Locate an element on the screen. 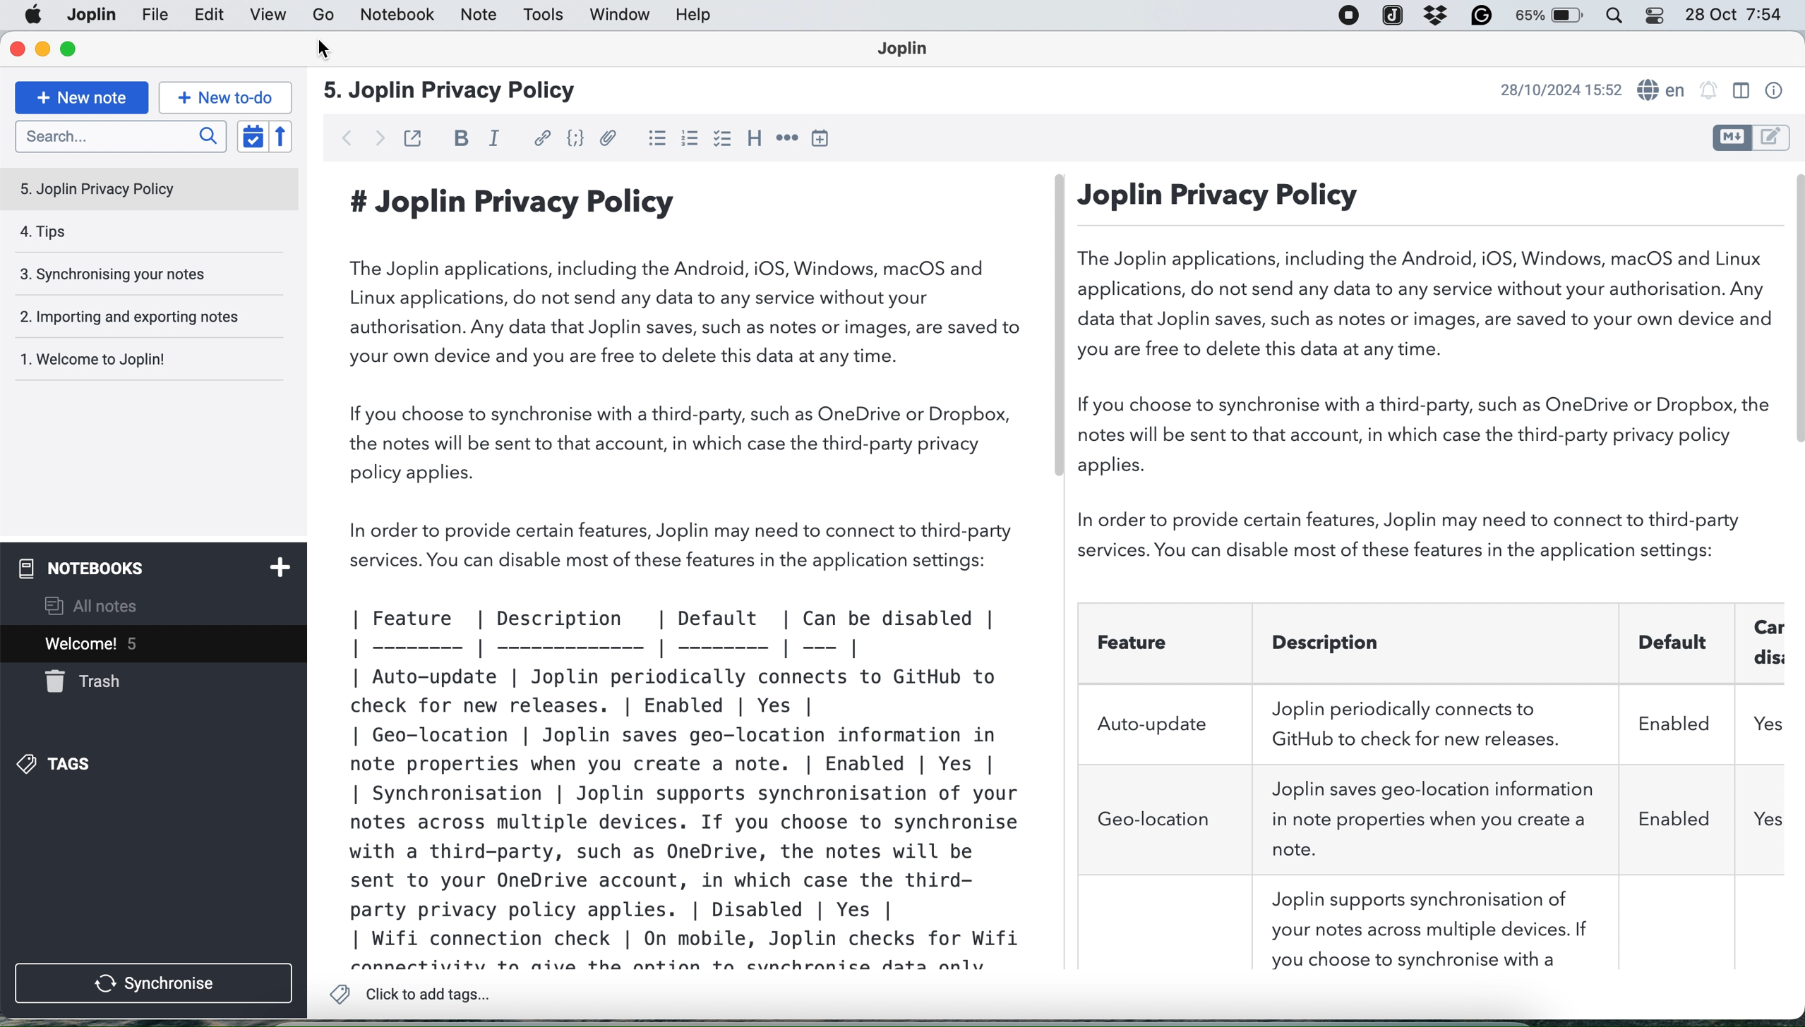 The image size is (1805, 1027). synchronise is located at coordinates (155, 985).